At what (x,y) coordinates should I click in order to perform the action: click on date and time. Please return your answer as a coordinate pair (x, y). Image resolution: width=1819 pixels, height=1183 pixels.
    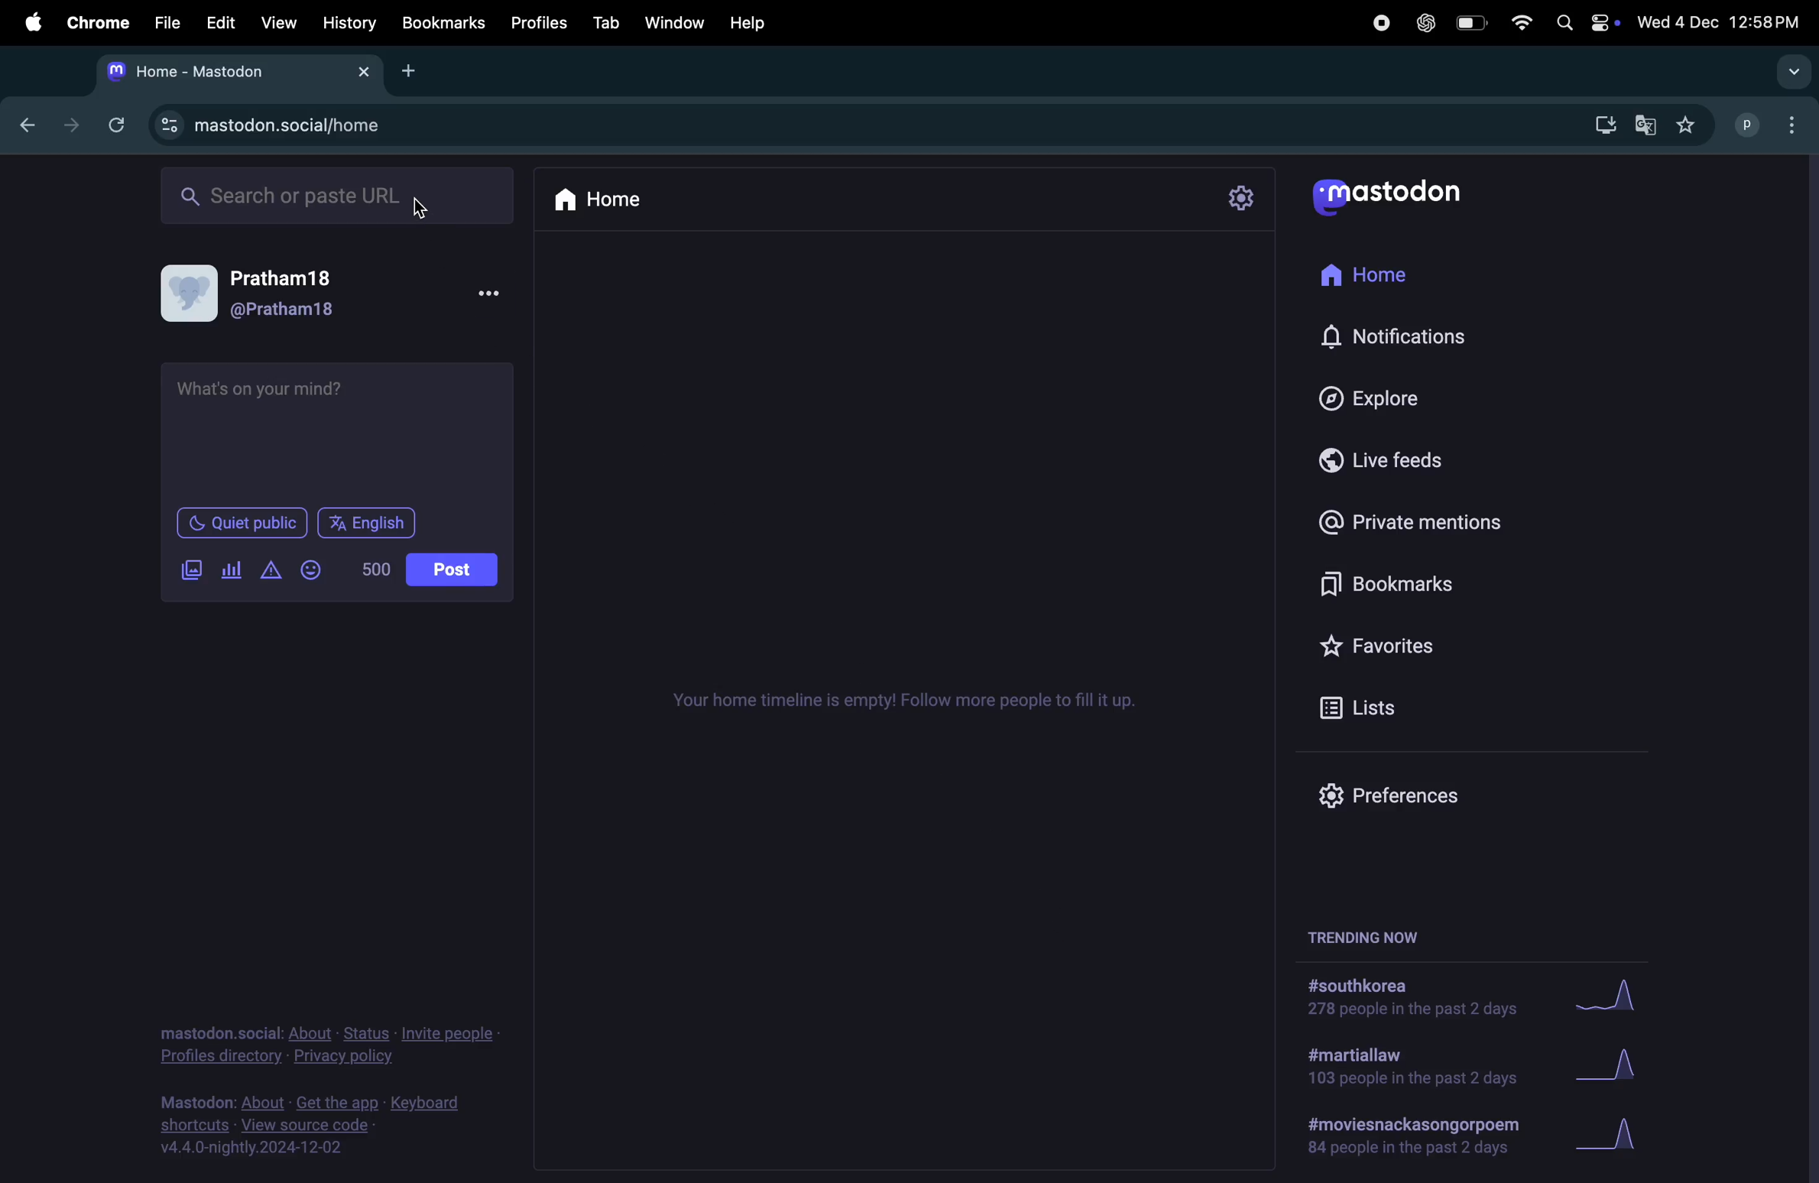
    Looking at the image, I should click on (1720, 23).